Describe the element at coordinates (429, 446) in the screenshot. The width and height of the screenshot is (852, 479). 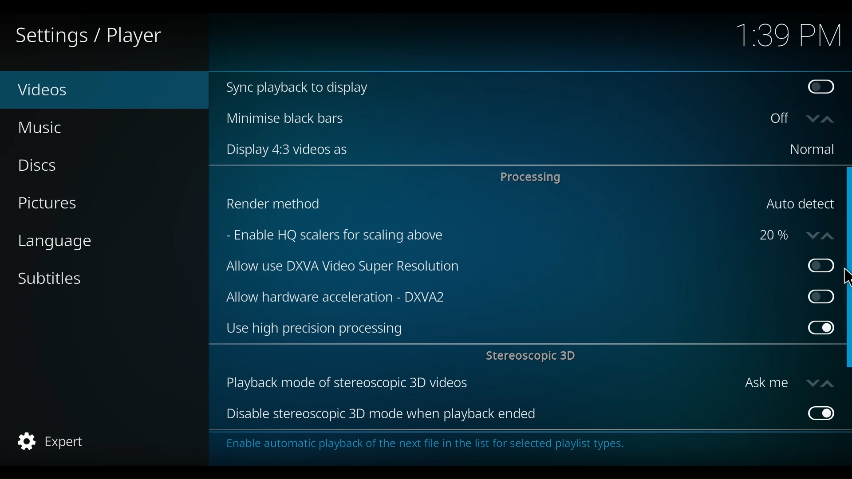
I see `Enable automatic playback of the next file in the list for selected playlist types` at that location.